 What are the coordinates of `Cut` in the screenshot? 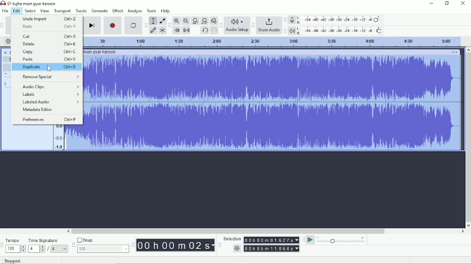 It's located at (49, 36).